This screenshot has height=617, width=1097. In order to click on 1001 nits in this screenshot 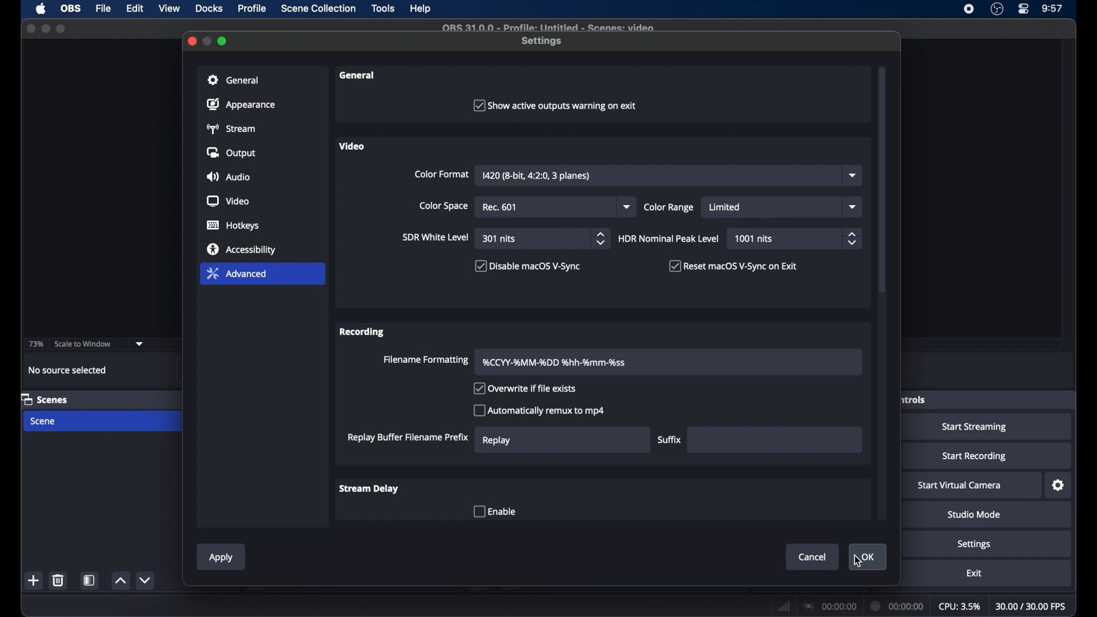, I will do `click(754, 239)`.